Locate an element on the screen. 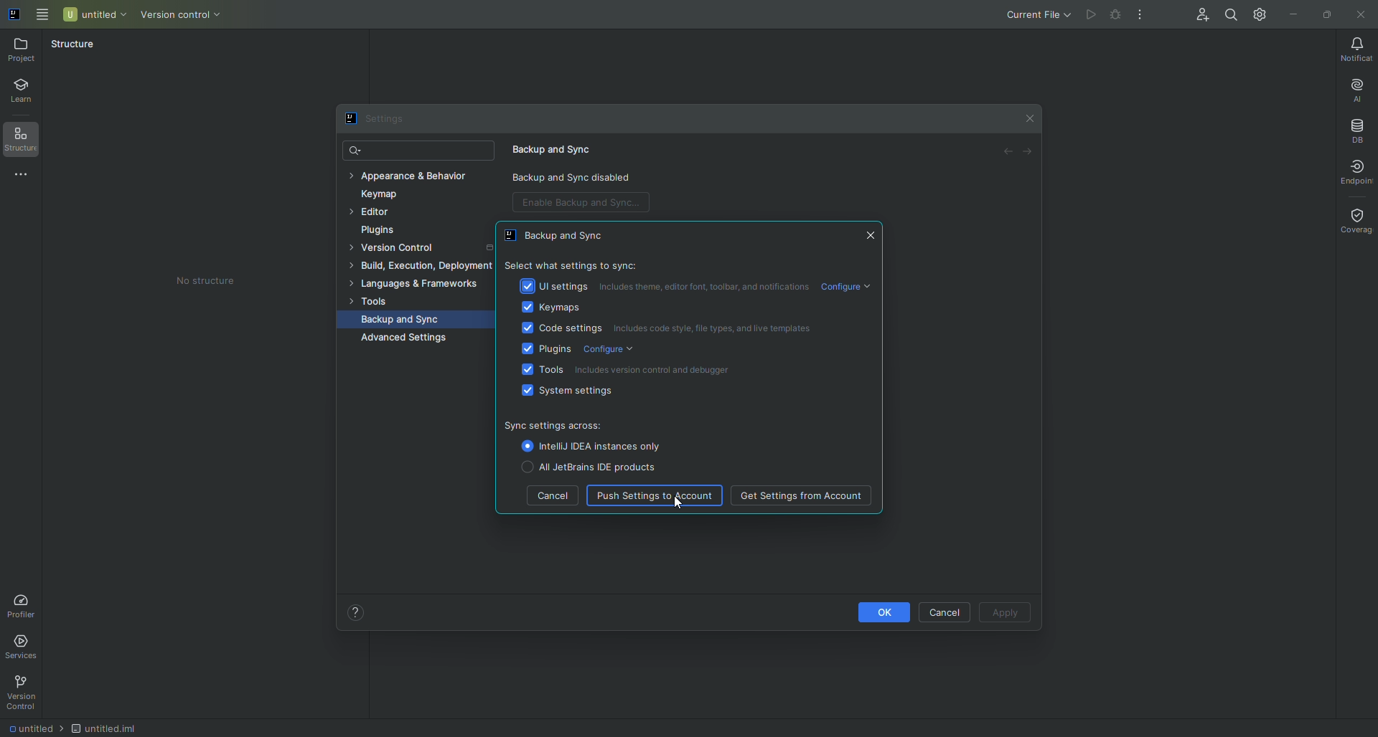  Get Settings from Account is located at coordinates (800, 495).